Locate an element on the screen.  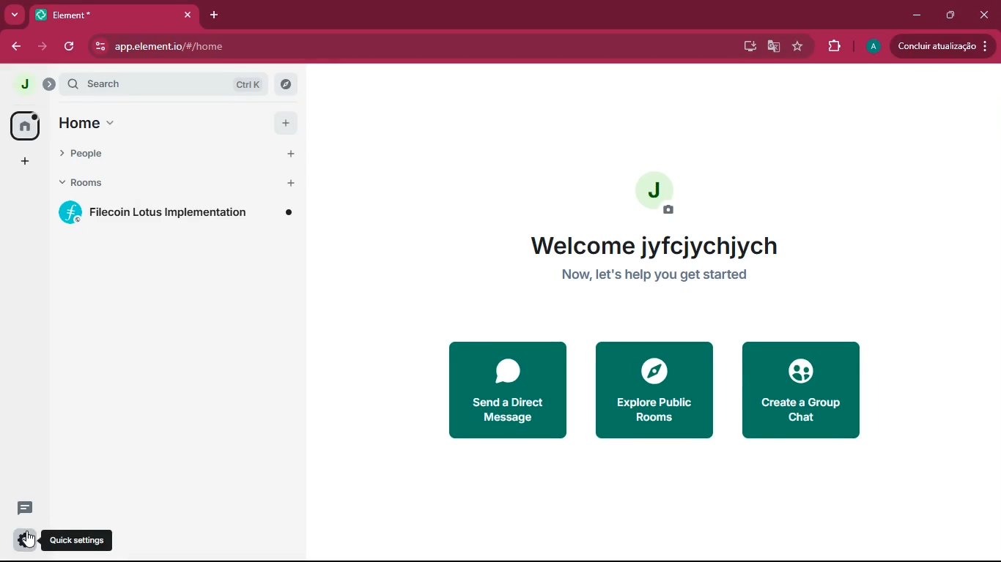
Add room is located at coordinates (290, 187).